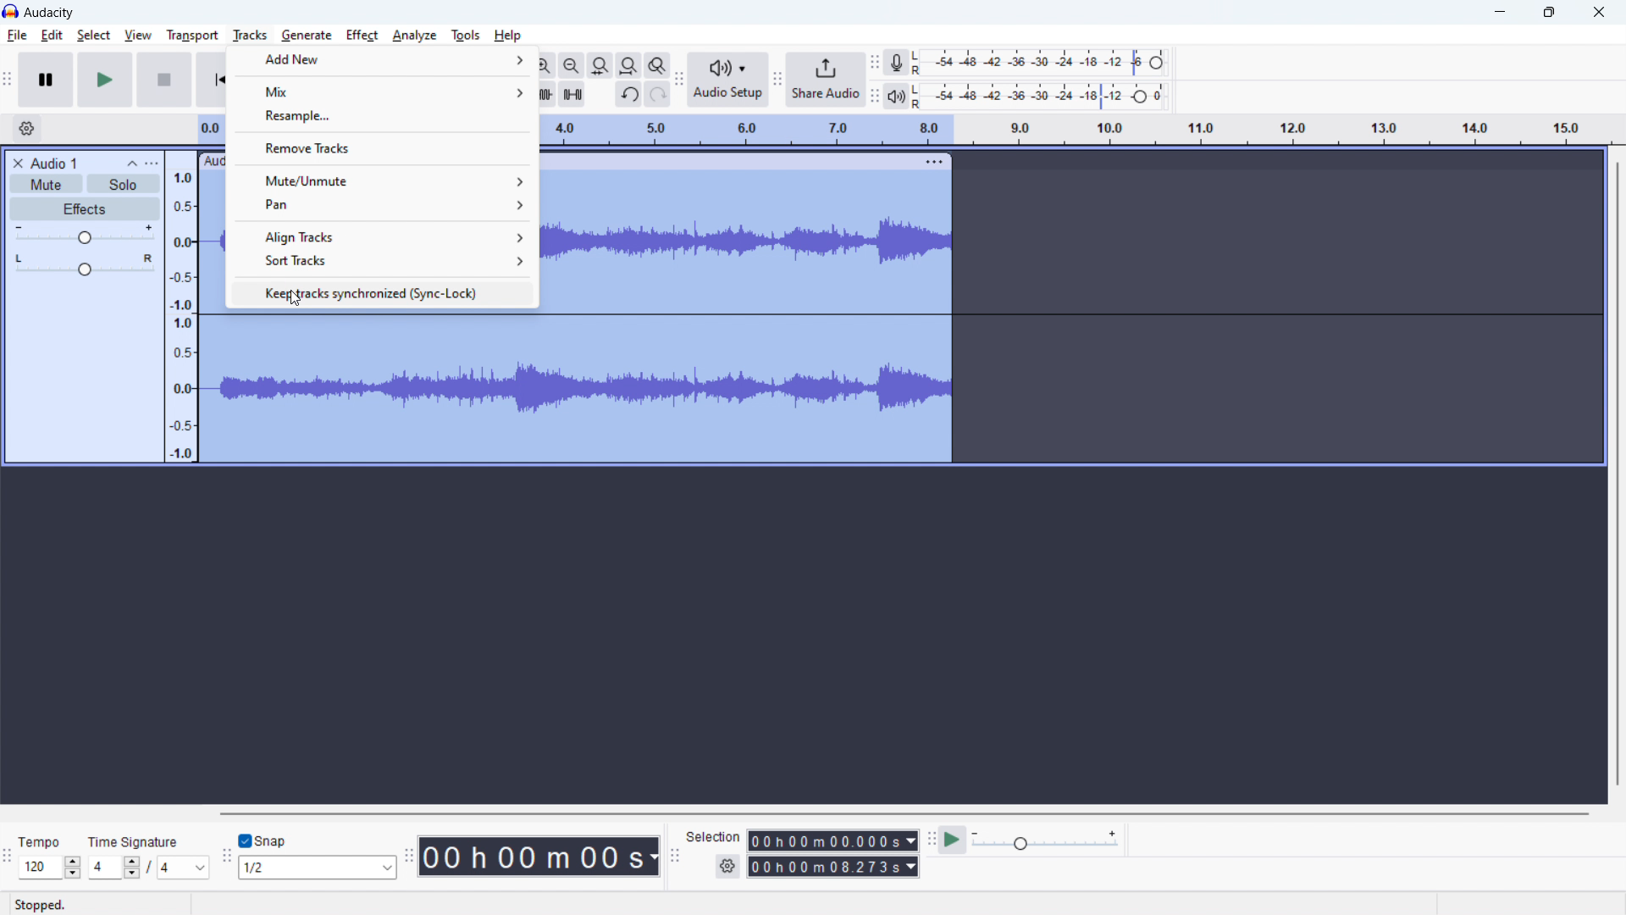 The width and height of the screenshot is (1626, 915). Describe the element at coordinates (224, 855) in the screenshot. I see `snapping toolbar` at that location.